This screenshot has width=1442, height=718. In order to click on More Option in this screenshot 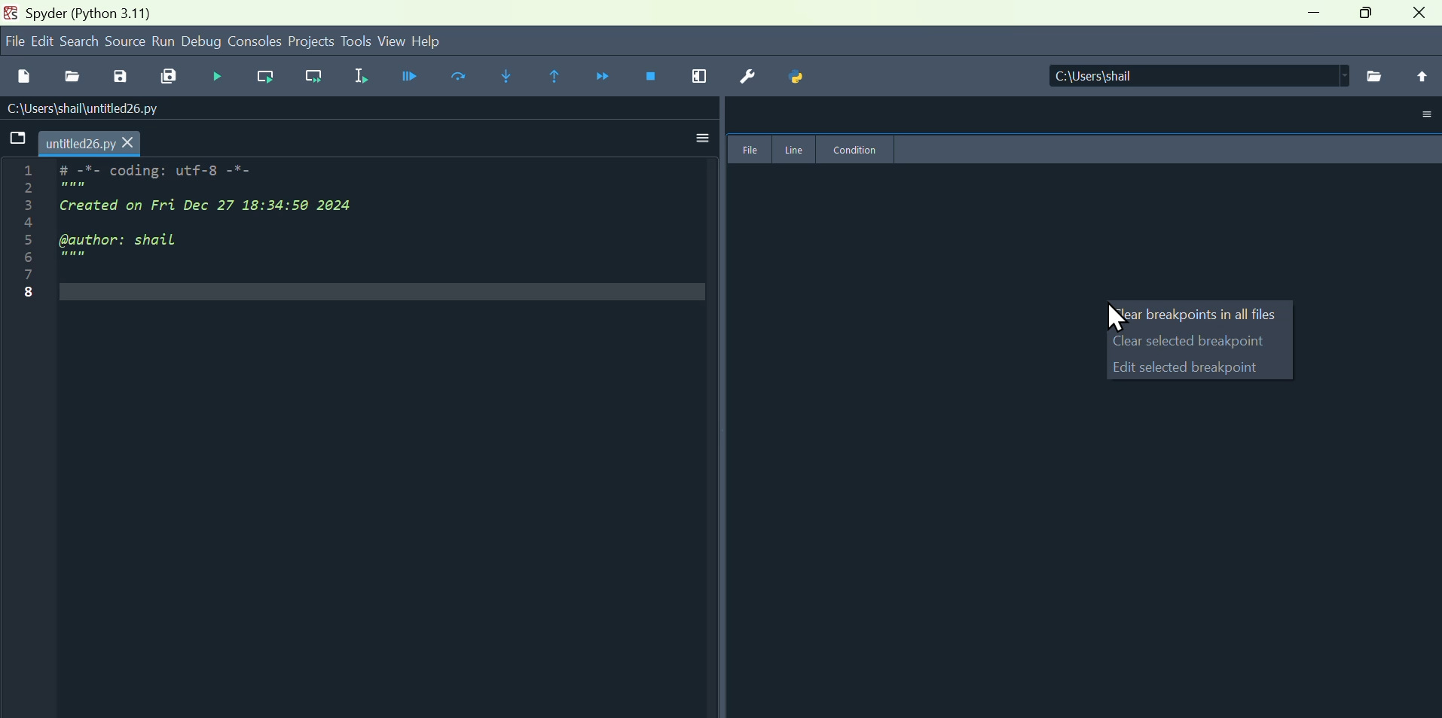, I will do `click(1425, 115)`.